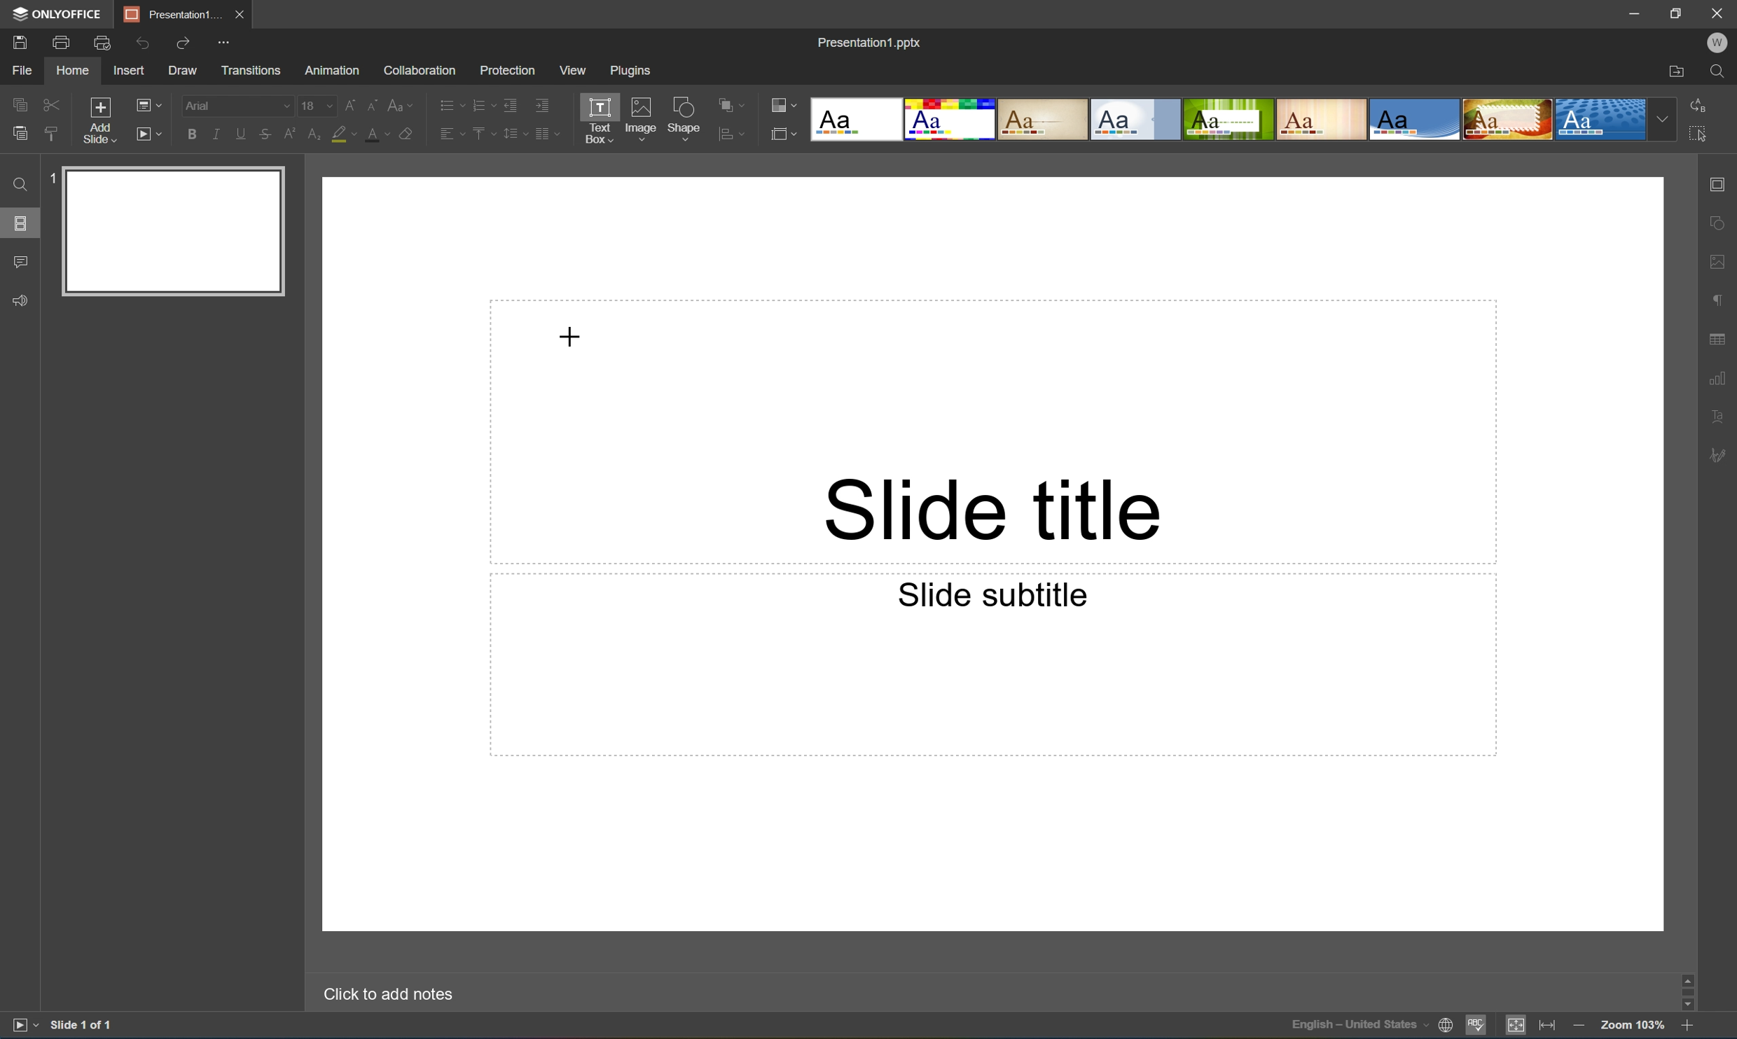 The width and height of the screenshot is (1737, 1039). Describe the element at coordinates (168, 14) in the screenshot. I see `Presentation1...` at that location.